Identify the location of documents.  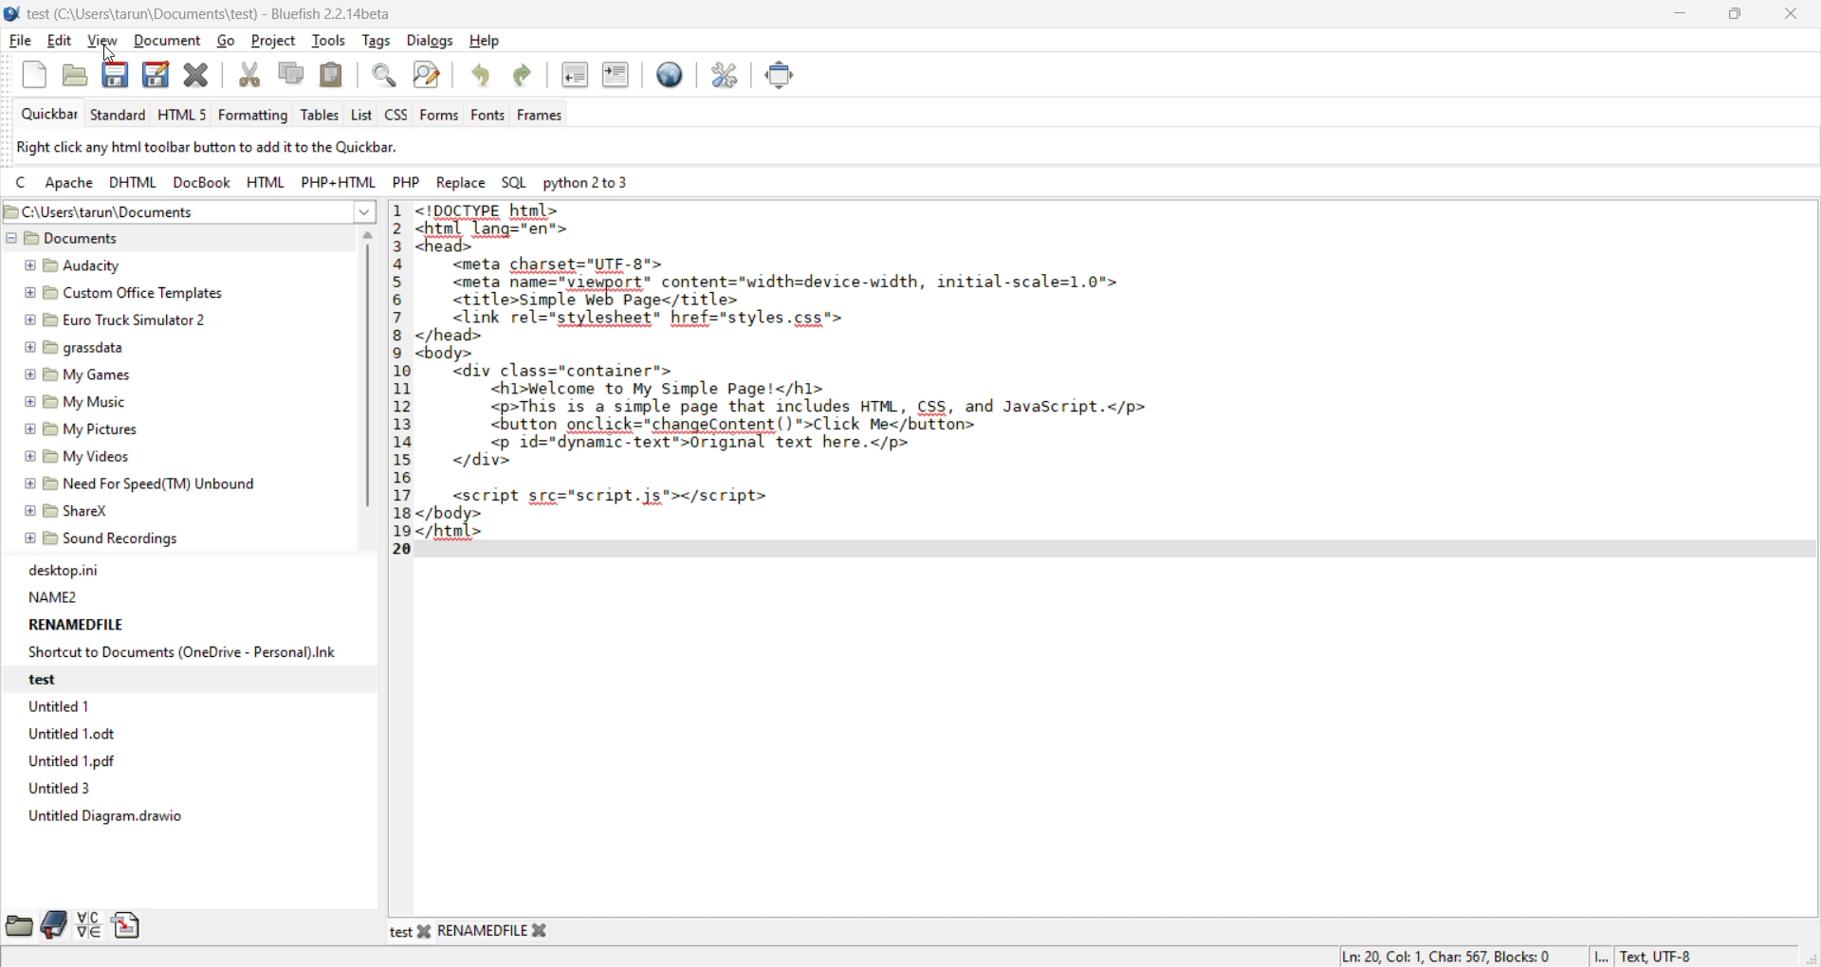
(93, 238).